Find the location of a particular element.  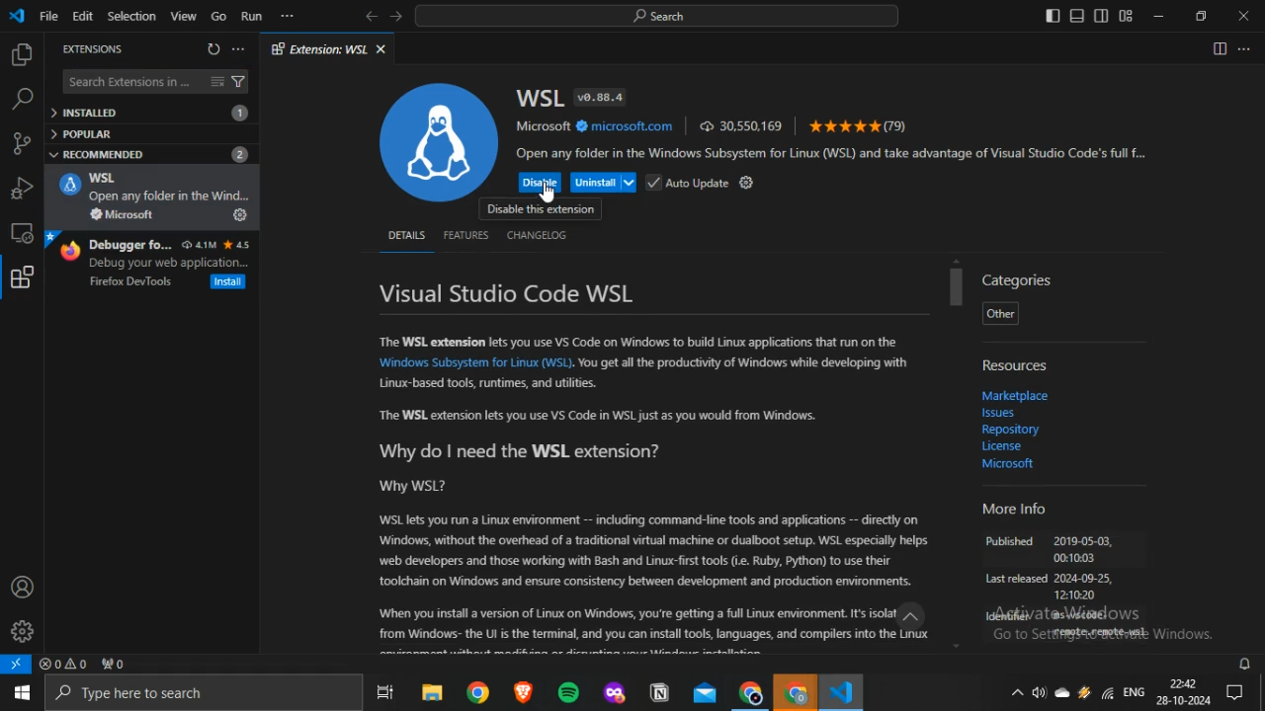

more options is located at coordinates (237, 48).